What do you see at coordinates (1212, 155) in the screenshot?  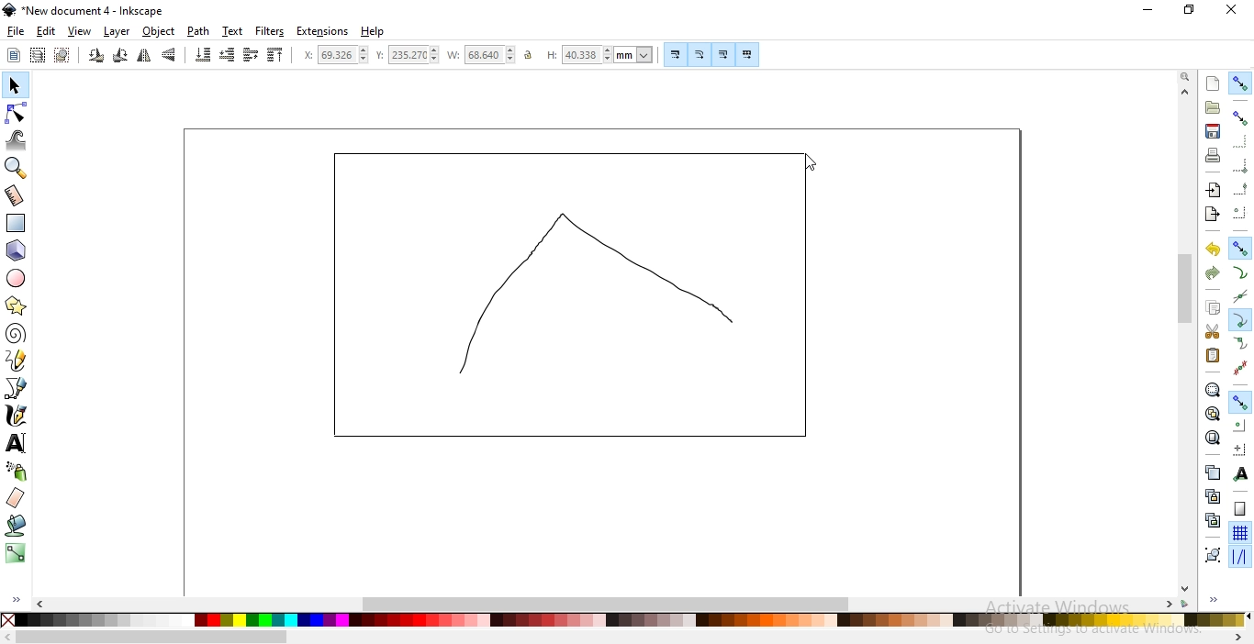 I see `print document` at bounding box center [1212, 155].